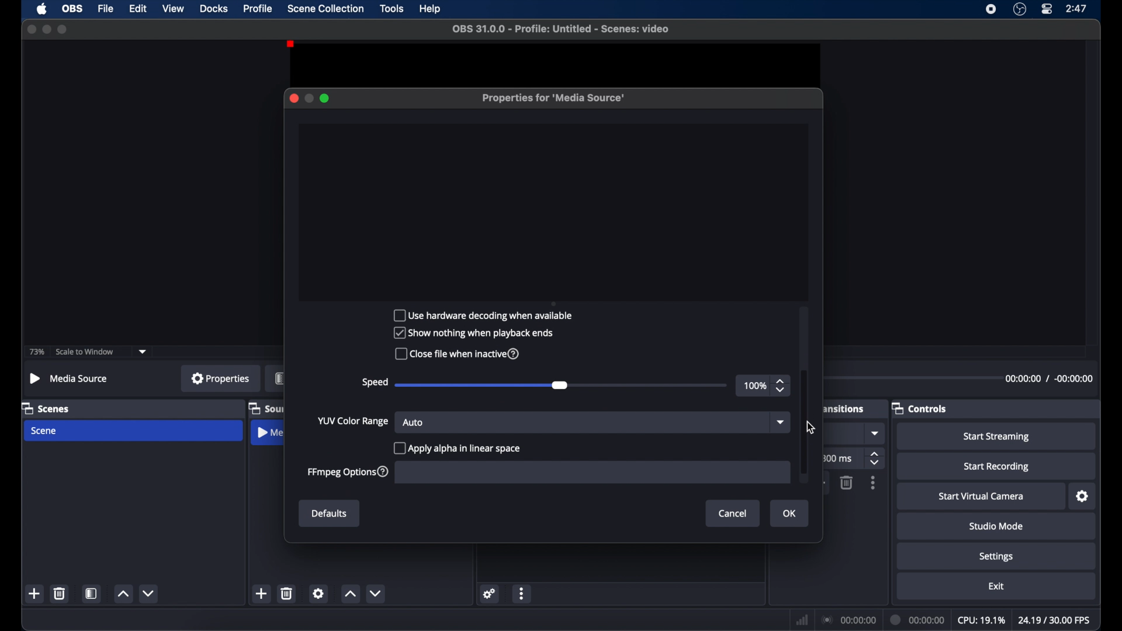 The height and width of the screenshot is (631, 1122). Describe the element at coordinates (486, 315) in the screenshot. I see `Use hardware decoding when available` at that location.